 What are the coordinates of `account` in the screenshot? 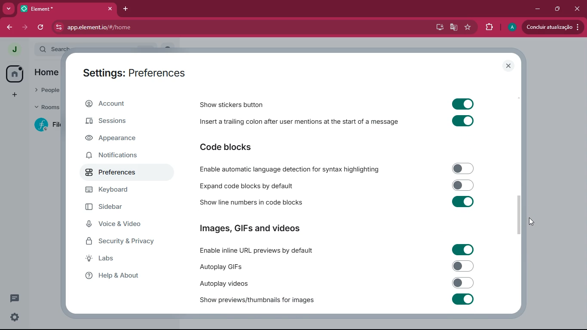 It's located at (119, 106).